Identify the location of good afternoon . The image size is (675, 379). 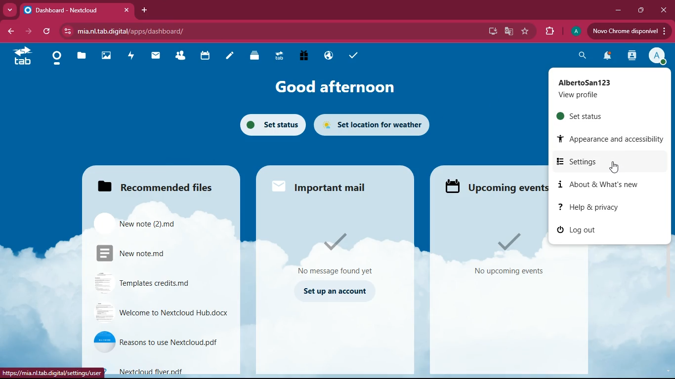
(334, 85).